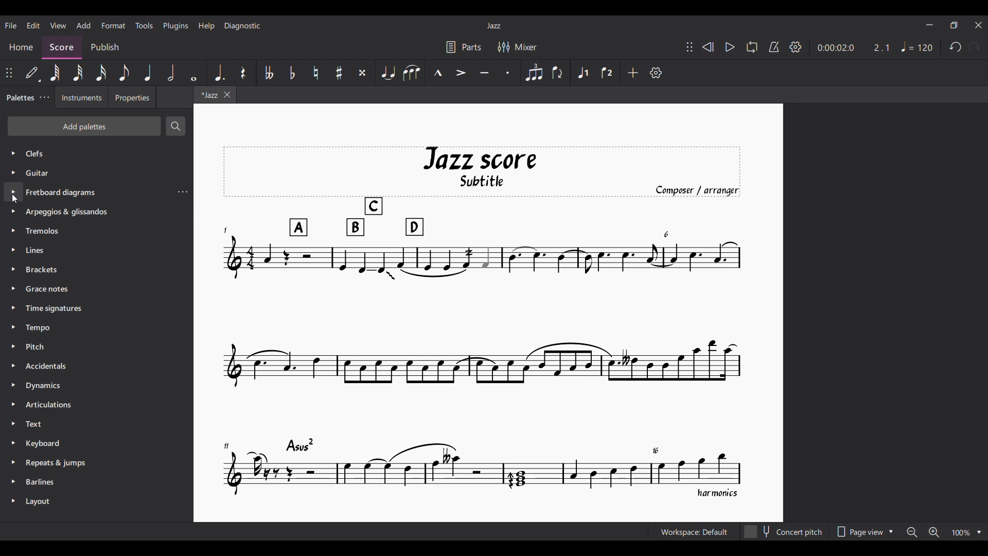 The height and width of the screenshot is (556, 988). Describe the element at coordinates (557, 72) in the screenshot. I see `Flip direction` at that location.